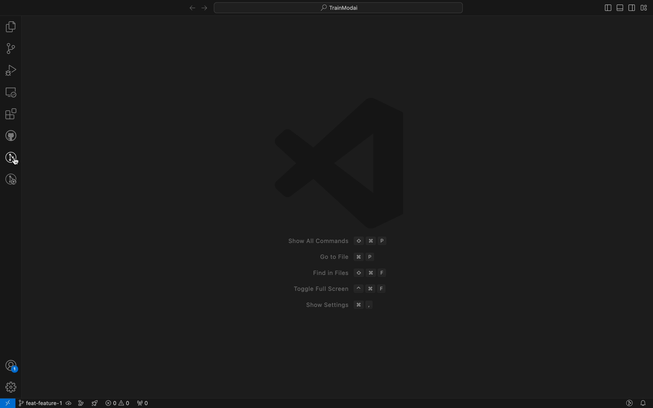 The width and height of the screenshot is (653, 408). I want to click on Settings , so click(10, 387).